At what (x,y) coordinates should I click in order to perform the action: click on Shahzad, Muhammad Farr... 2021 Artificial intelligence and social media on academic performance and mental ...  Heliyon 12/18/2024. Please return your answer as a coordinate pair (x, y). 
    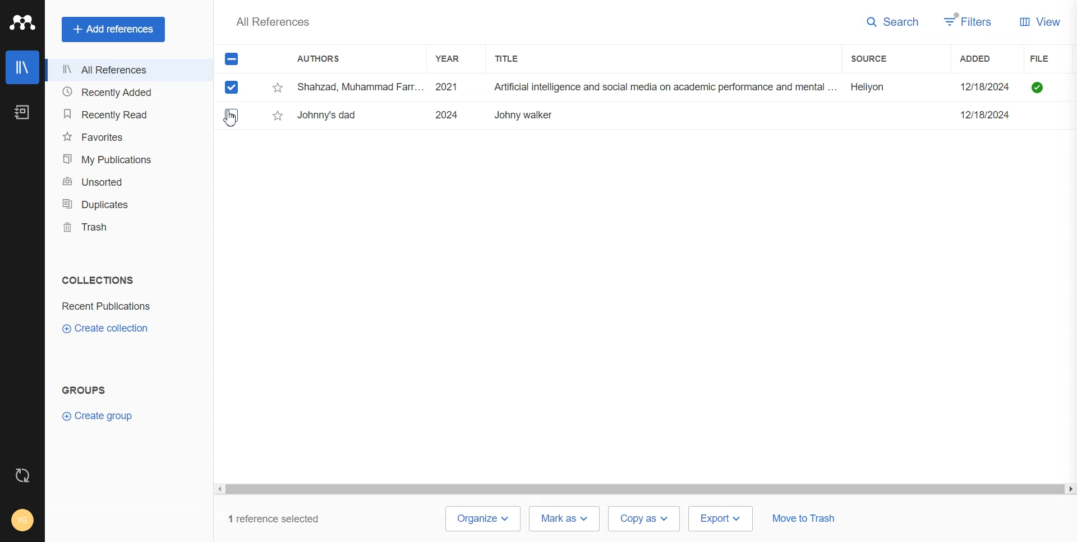
    Looking at the image, I should click on (658, 88).